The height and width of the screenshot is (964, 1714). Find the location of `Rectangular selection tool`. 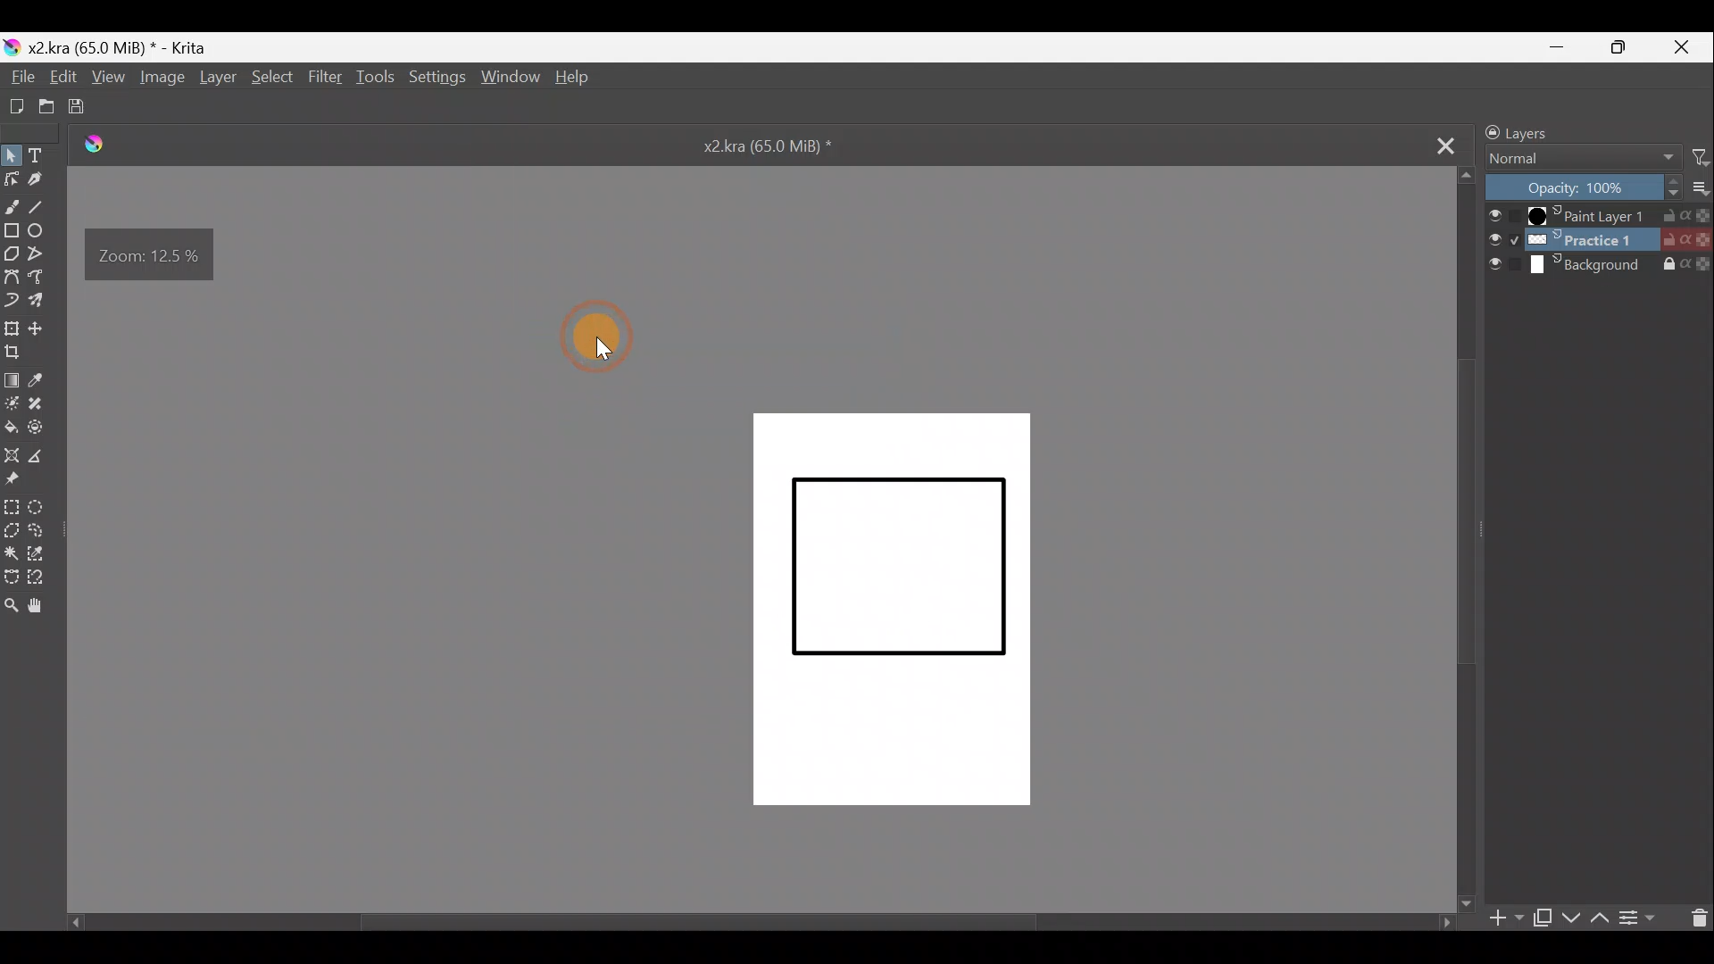

Rectangular selection tool is located at coordinates (11, 506).